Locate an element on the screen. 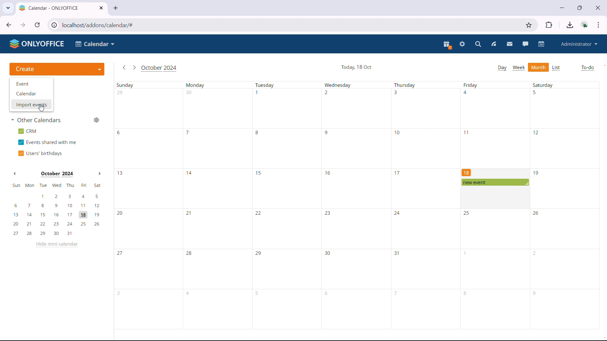 Image resolution: width=607 pixels, height=341 pixels. 24 is located at coordinates (397, 214).